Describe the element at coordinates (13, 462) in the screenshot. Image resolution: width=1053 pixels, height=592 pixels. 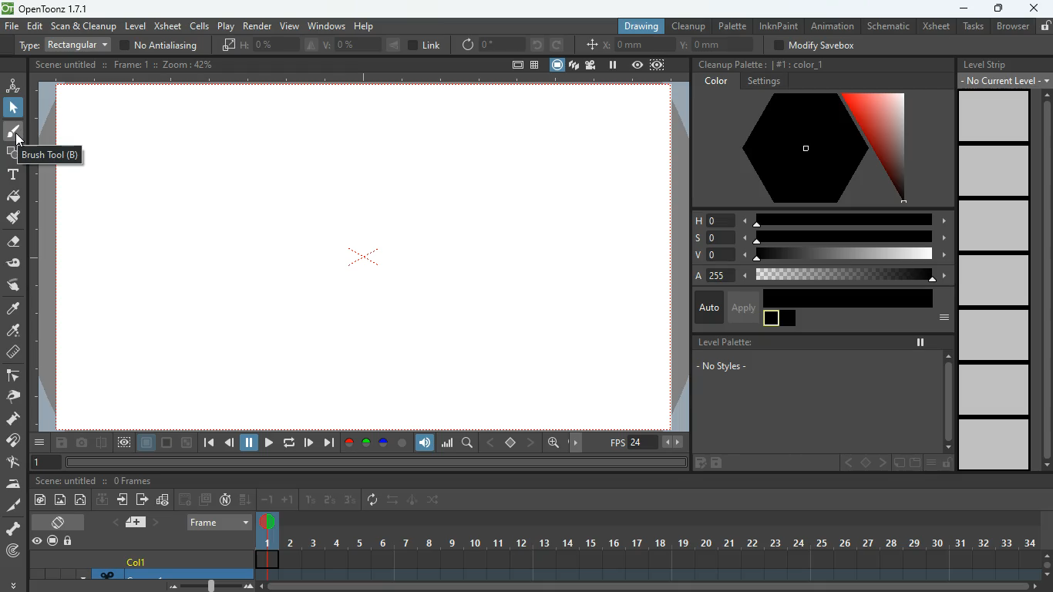
I see `edit` at that location.